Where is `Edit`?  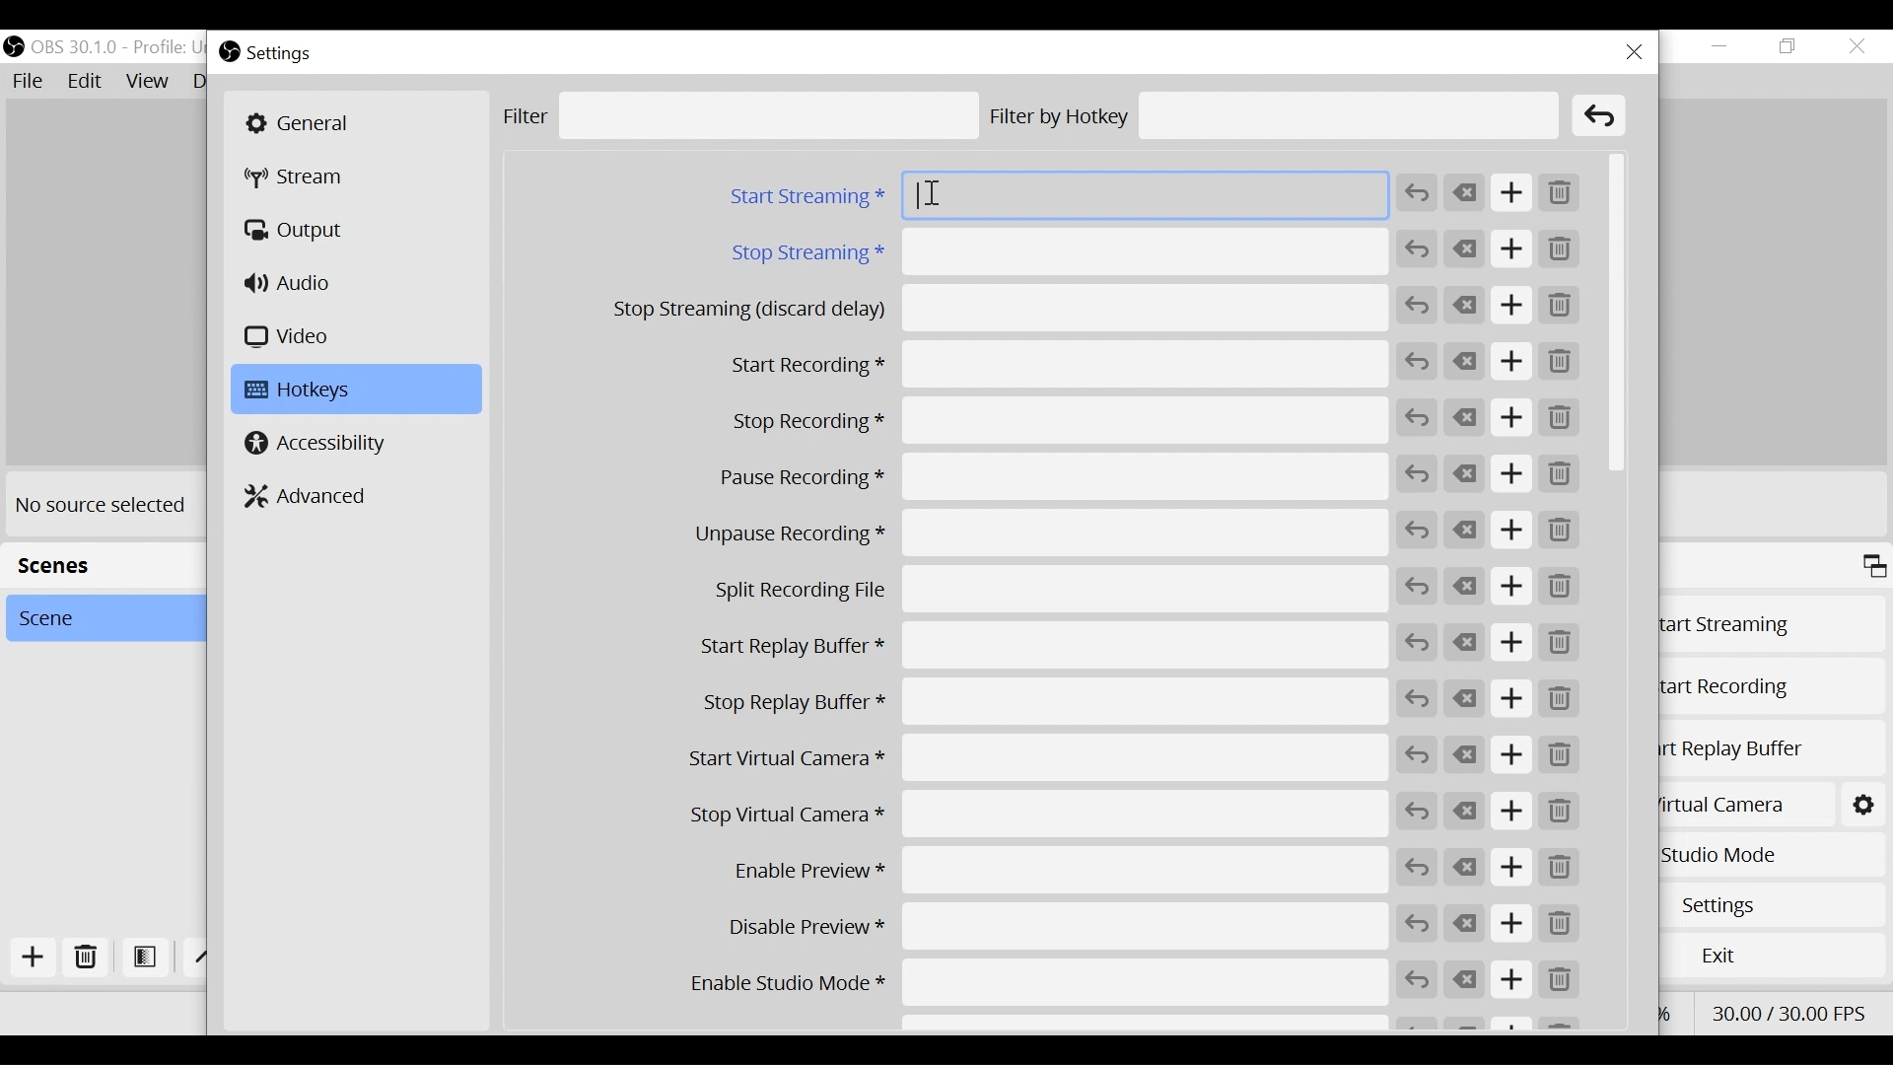
Edit is located at coordinates (86, 82).